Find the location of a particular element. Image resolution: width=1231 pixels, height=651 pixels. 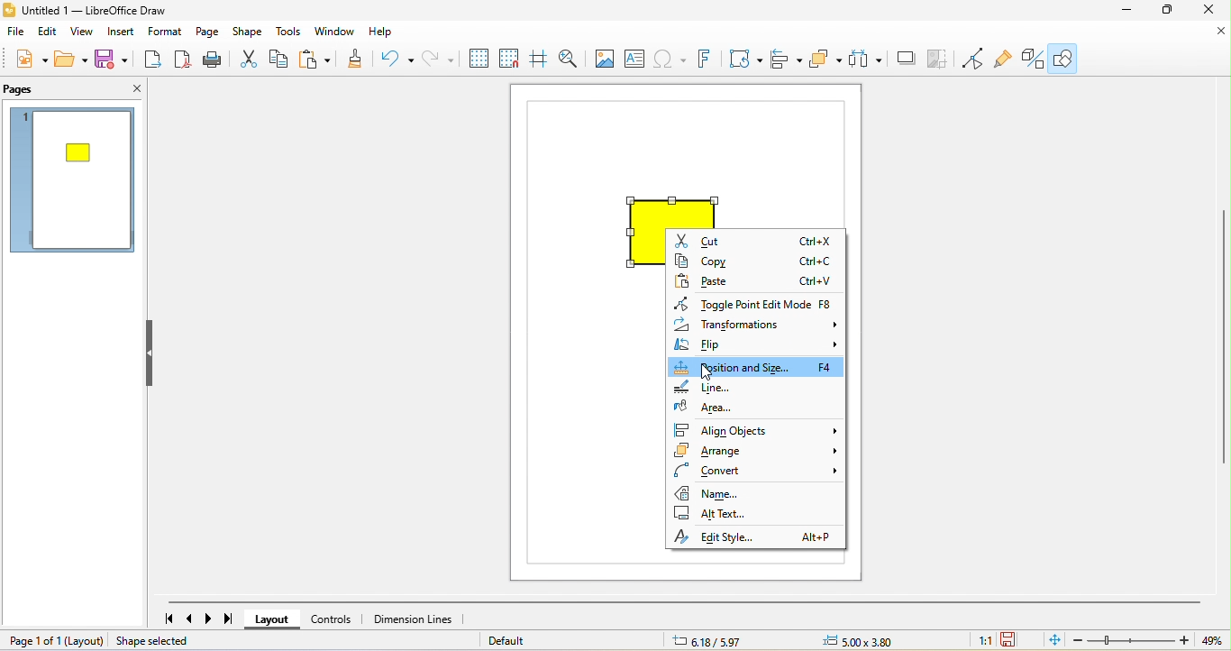

fit page to current window is located at coordinates (1053, 640).